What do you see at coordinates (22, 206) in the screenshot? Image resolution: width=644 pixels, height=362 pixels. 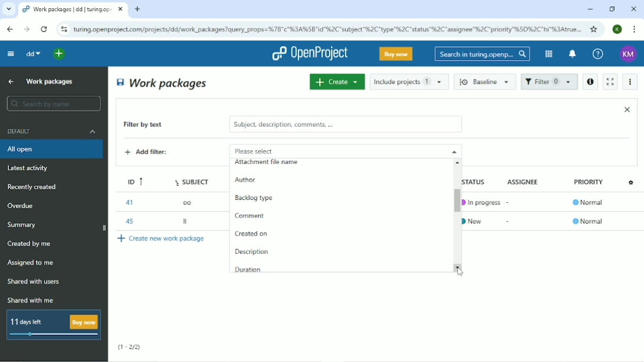 I see `Overdue` at bounding box center [22, 206].